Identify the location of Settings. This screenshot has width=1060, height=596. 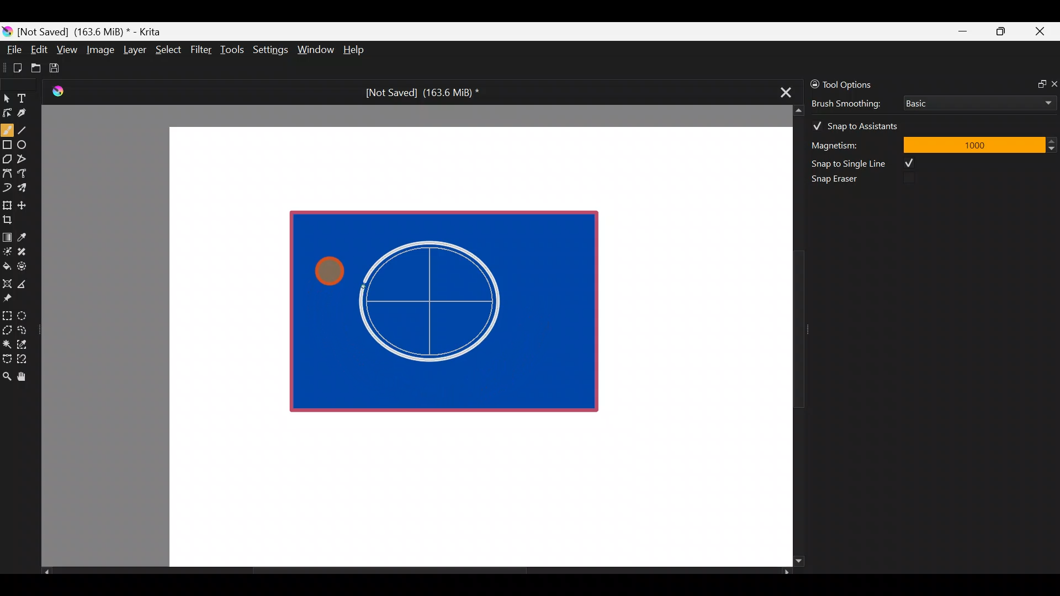
(272, 52).